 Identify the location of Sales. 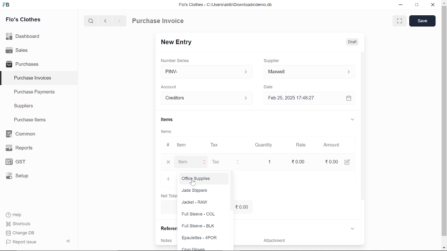
(17, 50).